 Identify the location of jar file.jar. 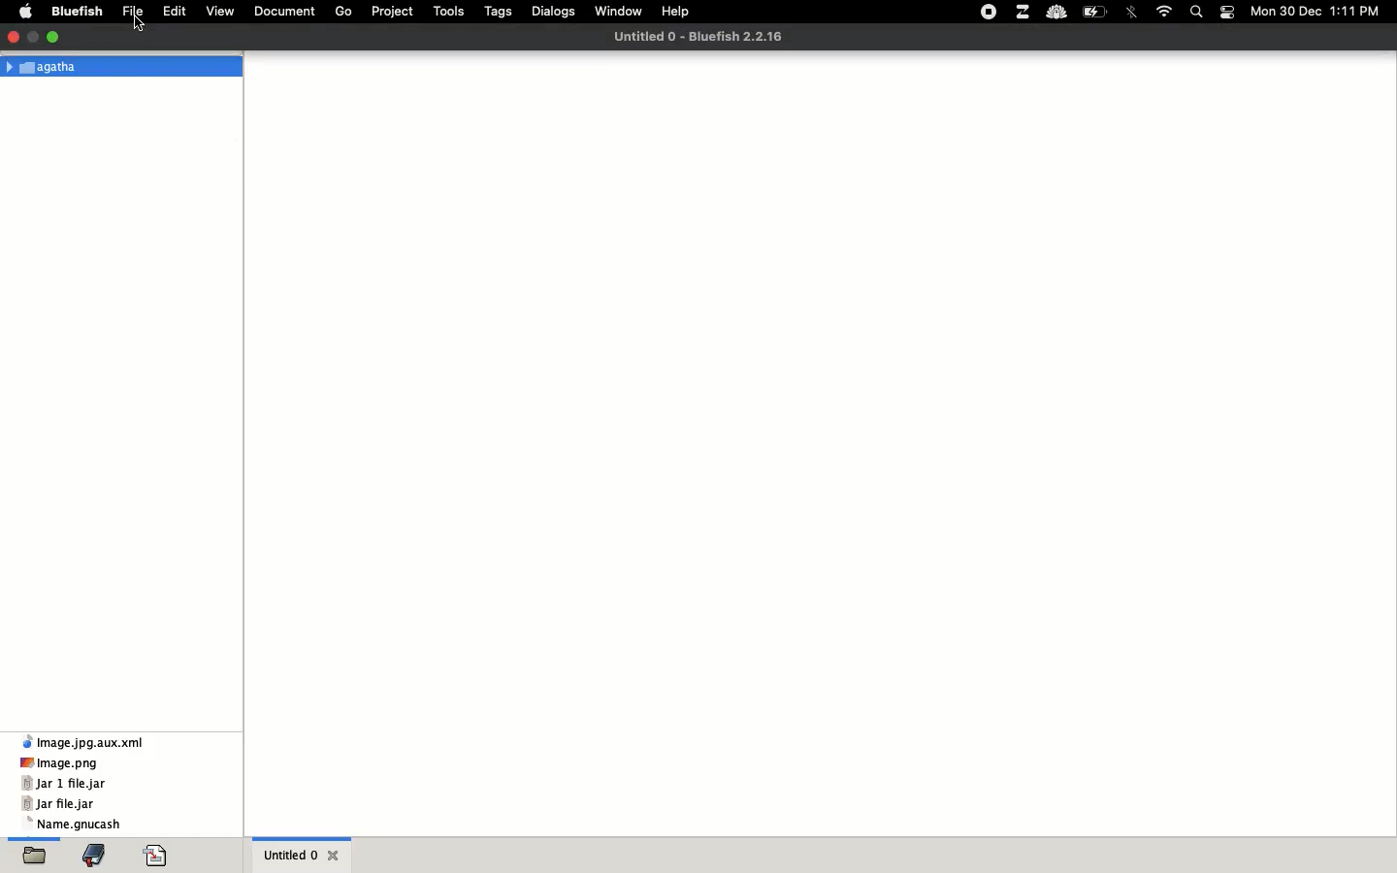
(59, 804).